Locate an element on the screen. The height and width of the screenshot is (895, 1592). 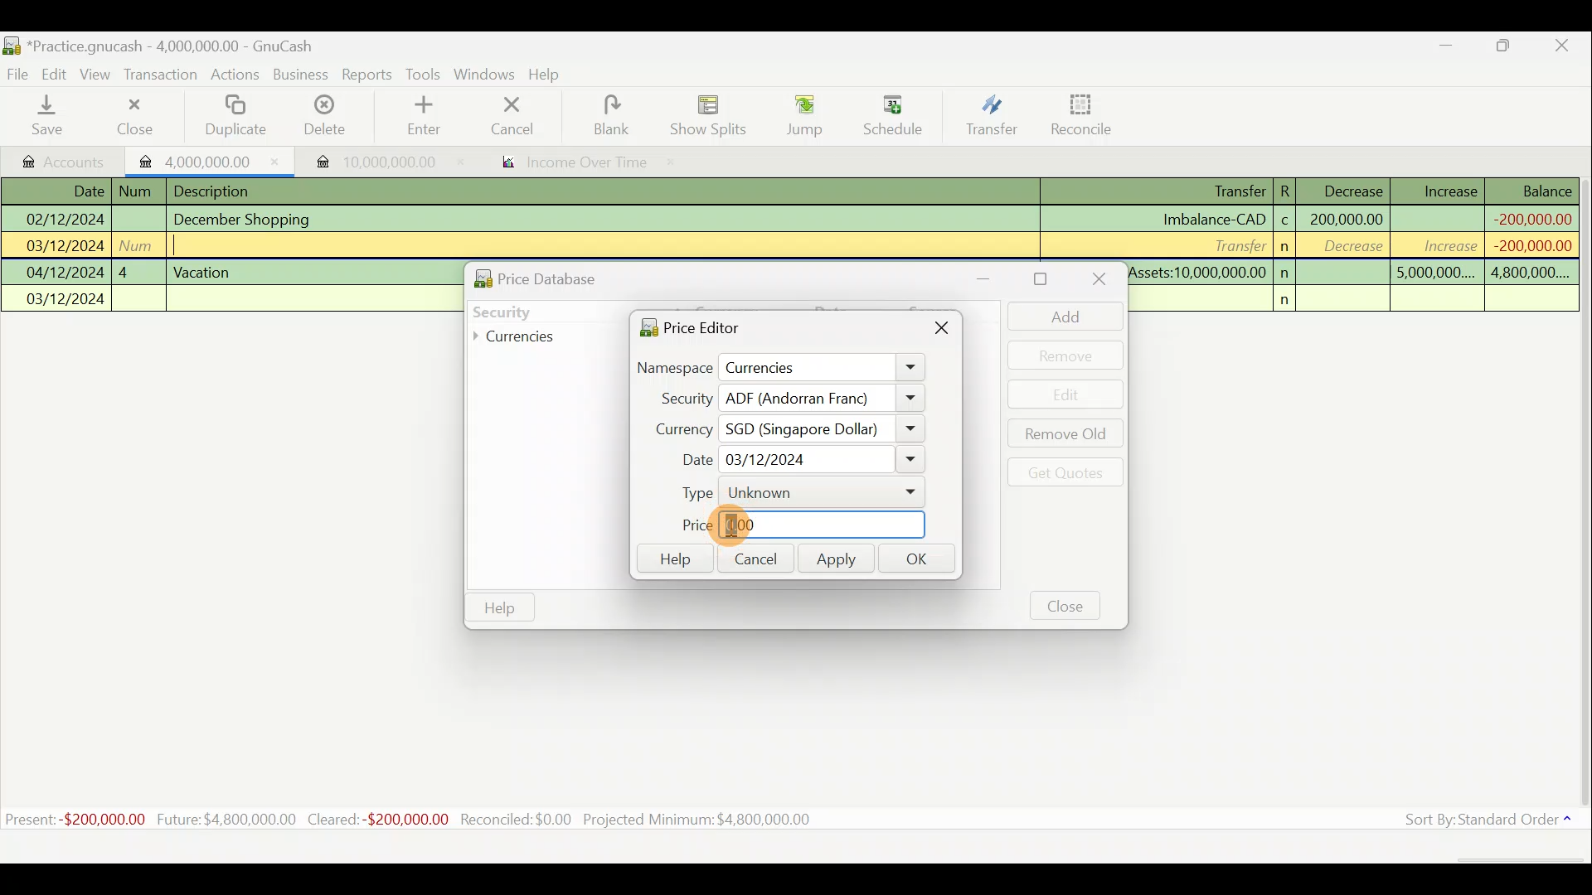
c is located at coordinates (1285, 222).